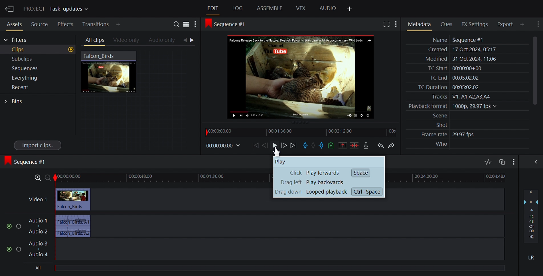 This screenshot has width=543, height=276. What do you see at coordinates (37, 178) in the screenshot?
I see `Zoom in` at bounding box center [37, 178].